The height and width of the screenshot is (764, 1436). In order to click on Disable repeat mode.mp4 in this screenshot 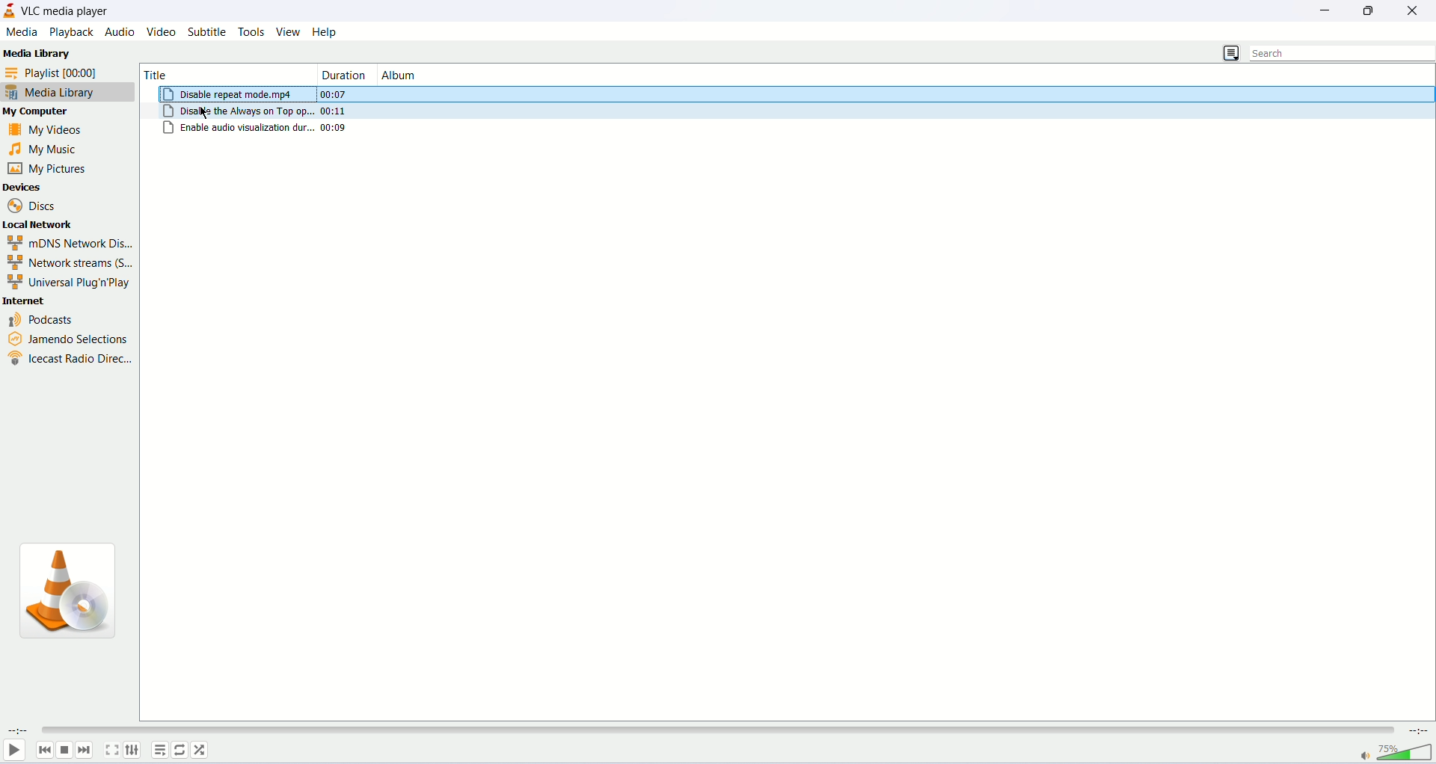, I will do `click(230, 94)`.